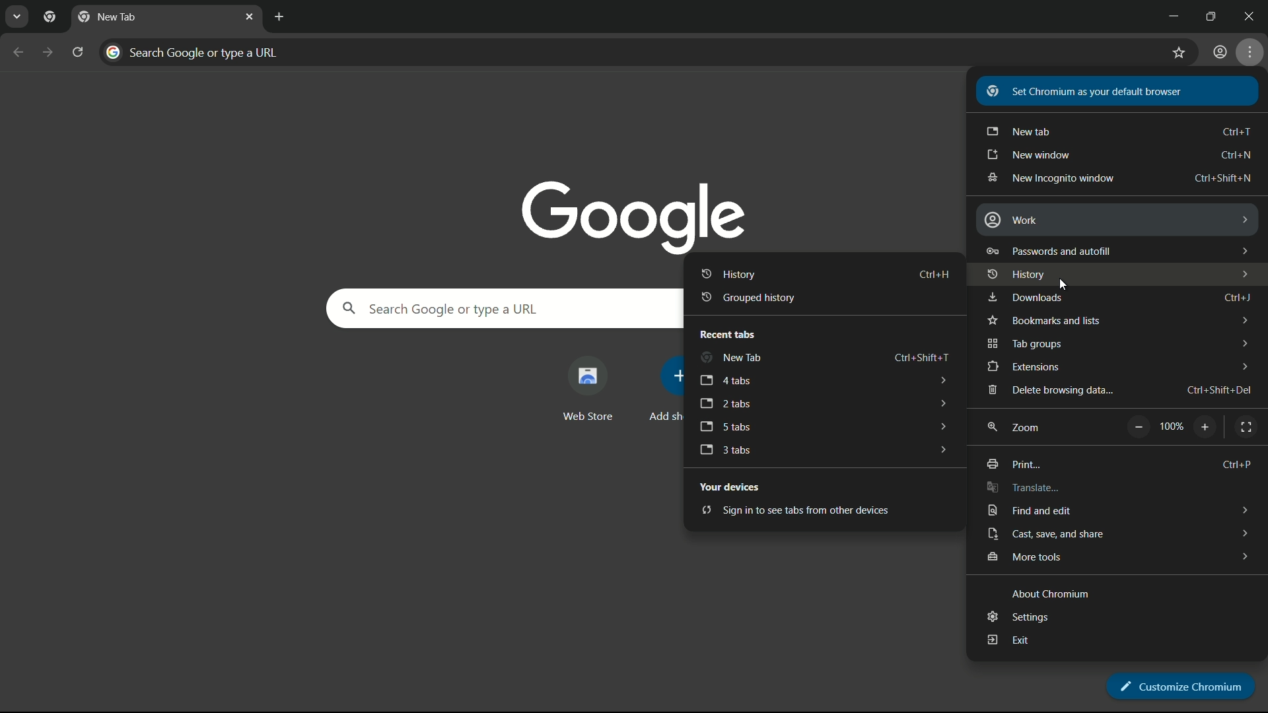  What do you see at coordinates (1243, 556) in the screenshot?
I see `dropdown arrows` at bounding box center [1243, 556].